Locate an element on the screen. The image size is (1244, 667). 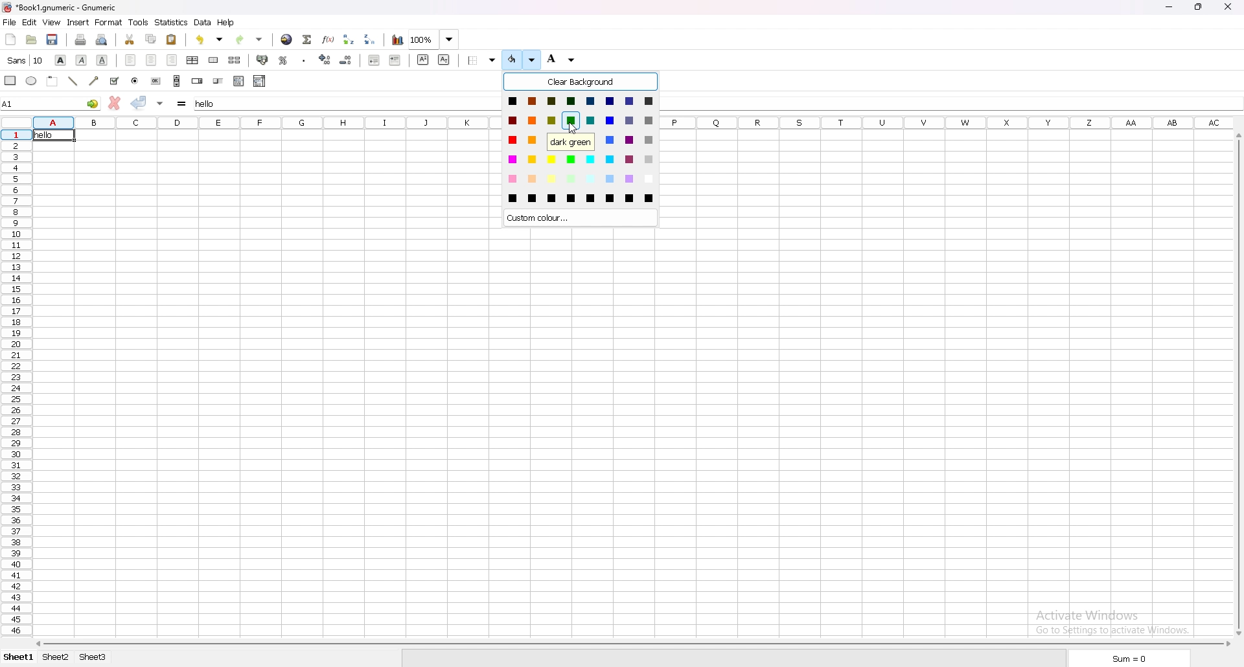
insert is located at coordinates (79, 22).